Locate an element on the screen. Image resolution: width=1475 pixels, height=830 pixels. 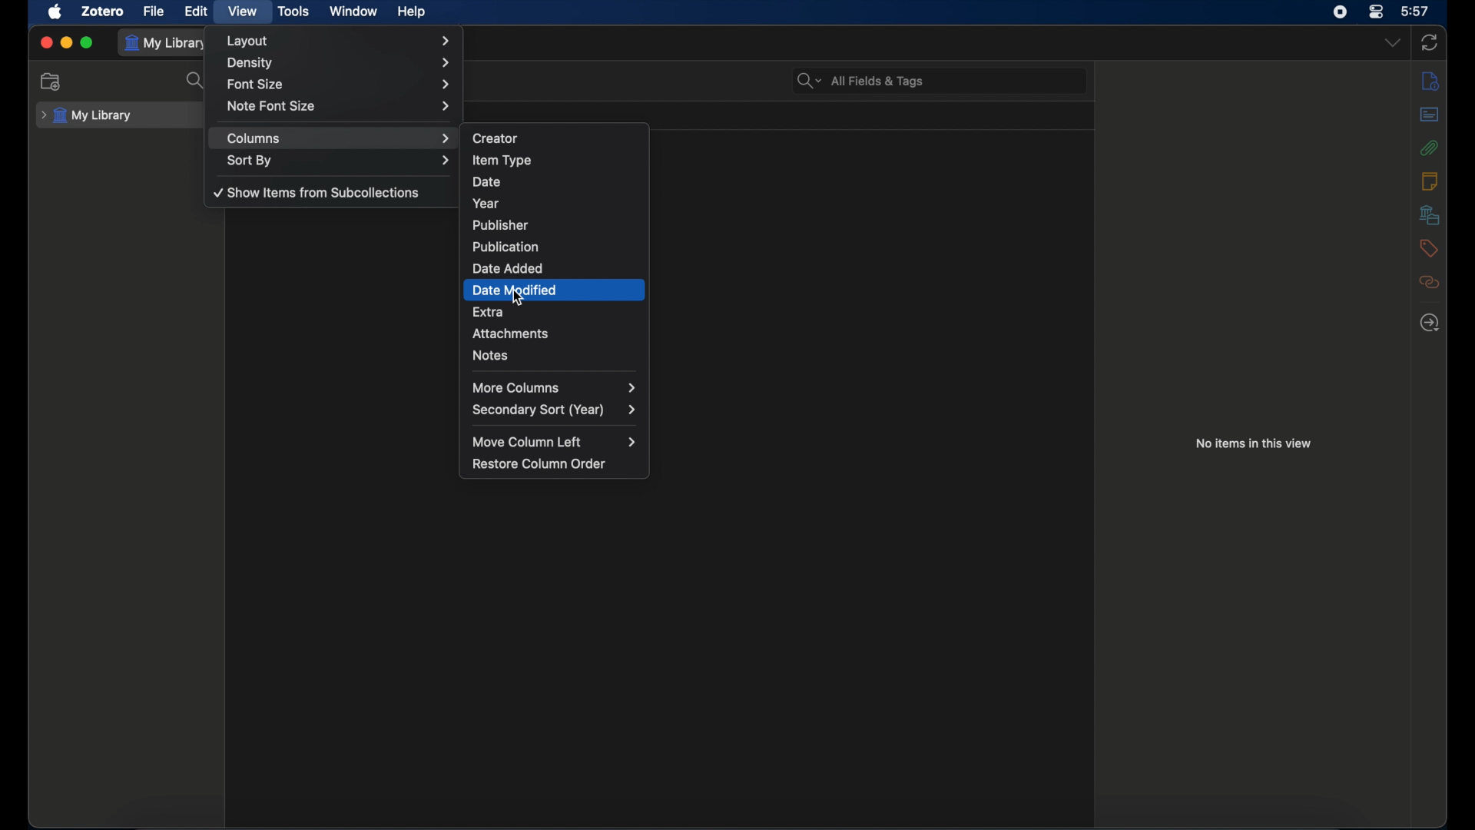
file is located at coordinates (153, 11).